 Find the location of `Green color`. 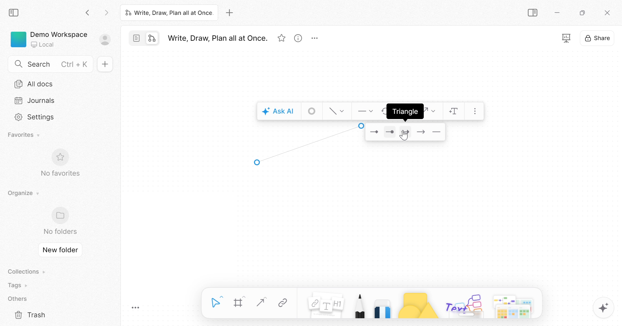

Green color is located at coordinates (18, 39).